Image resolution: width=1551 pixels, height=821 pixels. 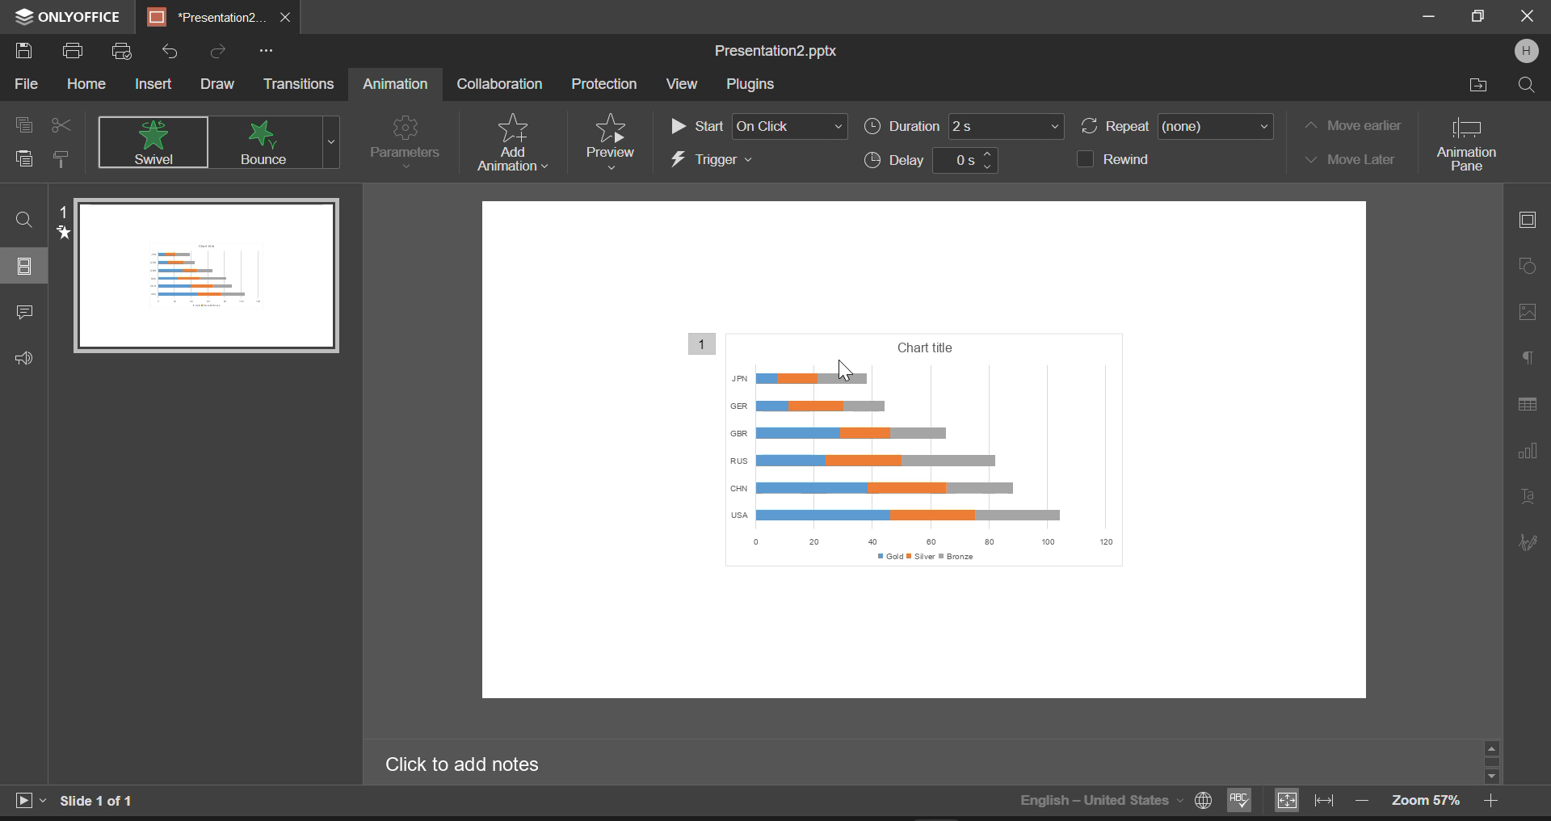 What do you see at coordinates (1178, 128) in the screenshot?
I see `Repeat` at bounding box center [1178, 128].